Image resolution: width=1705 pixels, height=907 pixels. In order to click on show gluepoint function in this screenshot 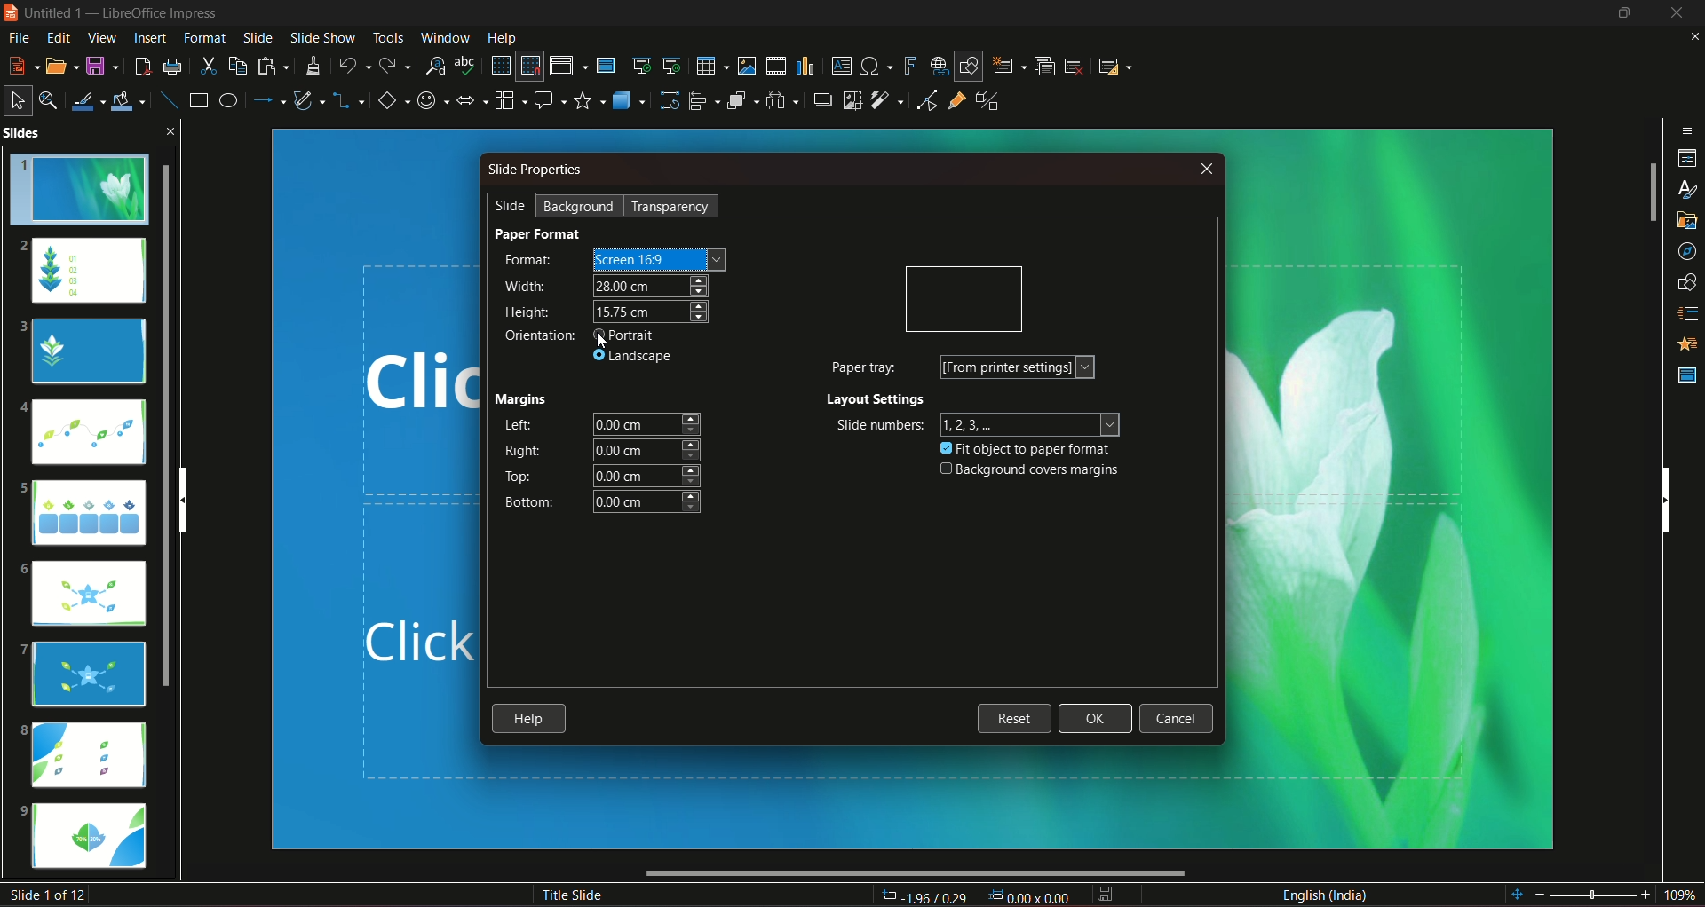, I will do `click(956, 102)`.